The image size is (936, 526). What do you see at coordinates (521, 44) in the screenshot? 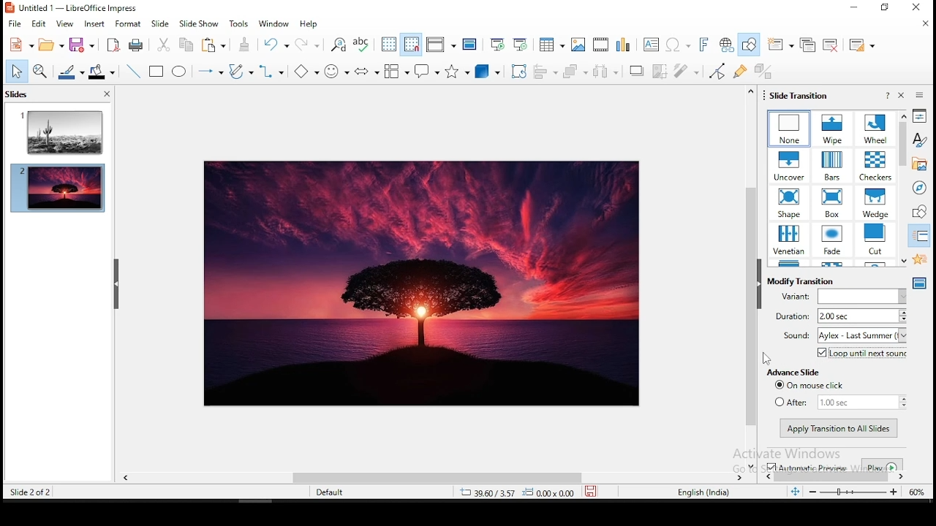
I see `start from current slide` at bounding box center [521, 44].